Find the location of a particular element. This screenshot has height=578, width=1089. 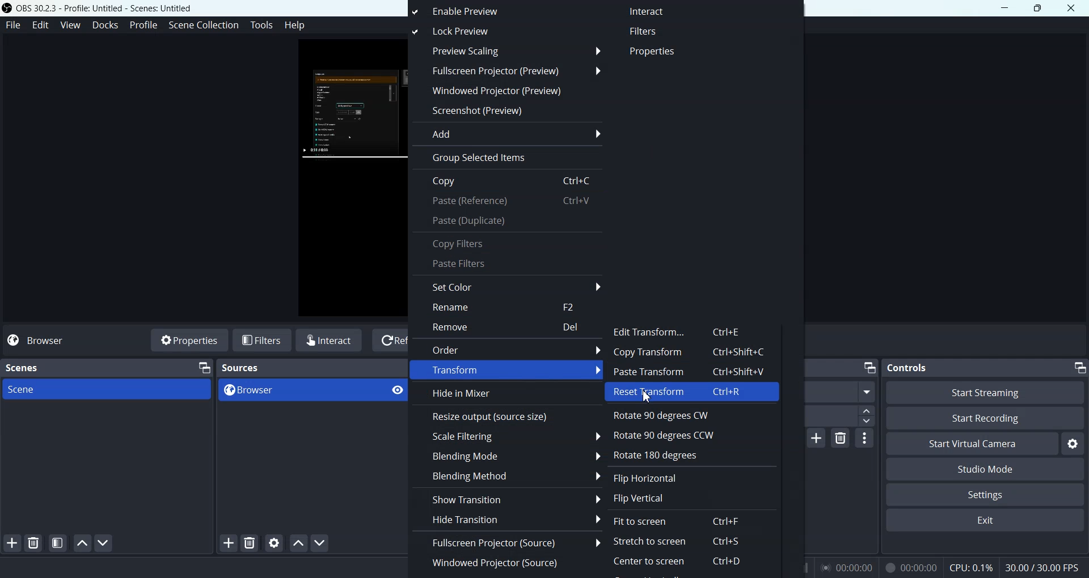

Add is located at coordinates (506, 133).